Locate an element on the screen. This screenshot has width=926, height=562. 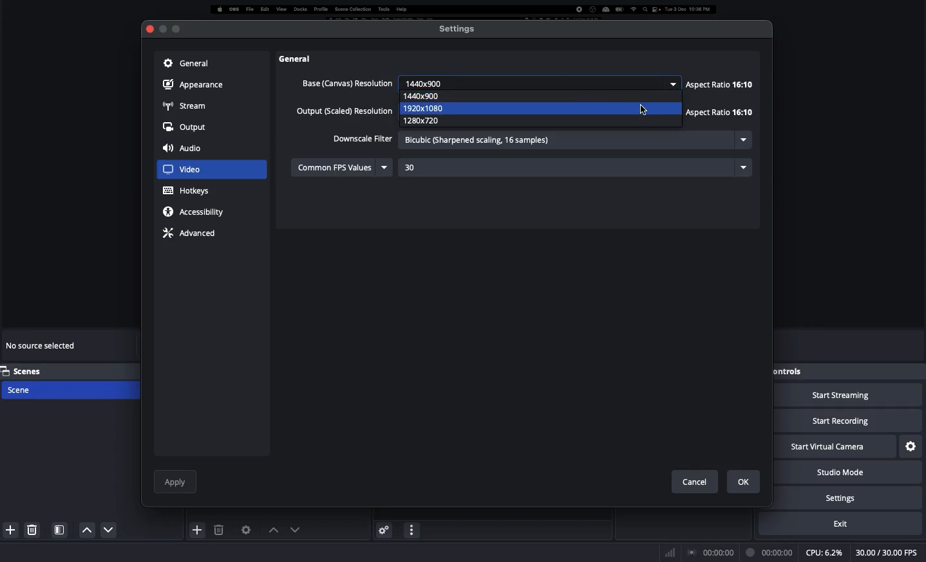
Advance is located at coordinates (191, 232).